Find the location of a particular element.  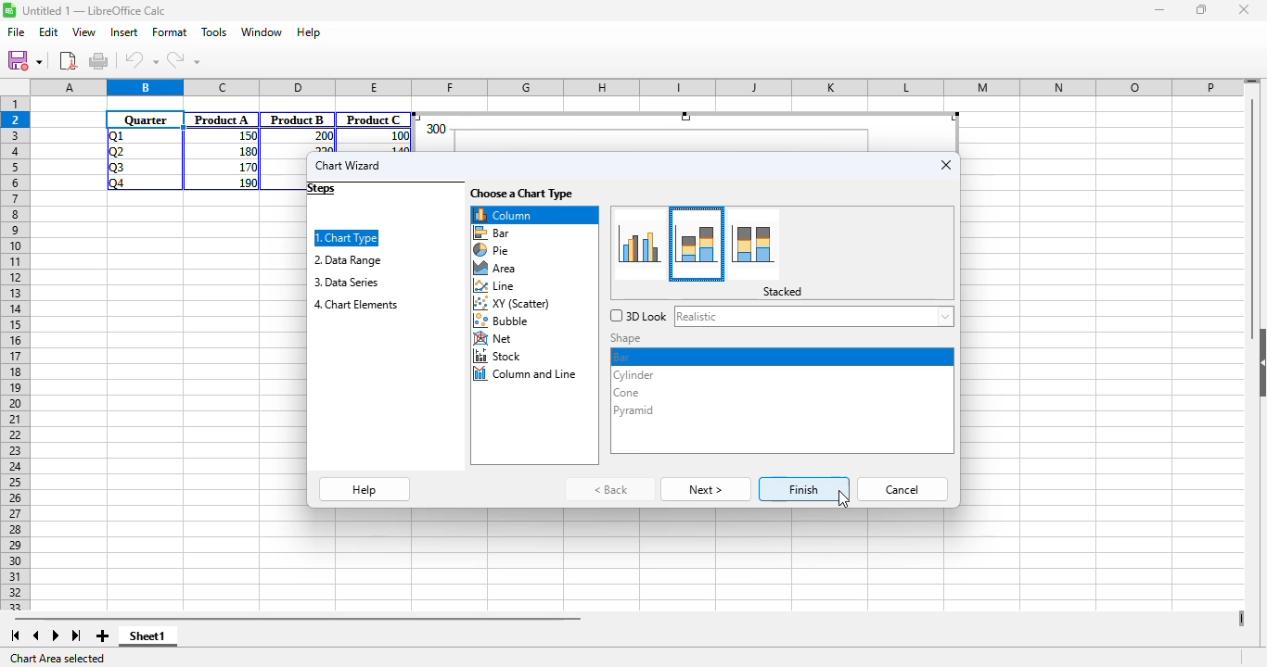

100 is located at coordinates (399, 136).